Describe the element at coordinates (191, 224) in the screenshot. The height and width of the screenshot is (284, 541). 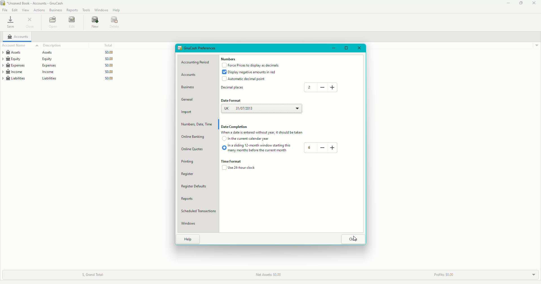
I see `Windows` at that location.